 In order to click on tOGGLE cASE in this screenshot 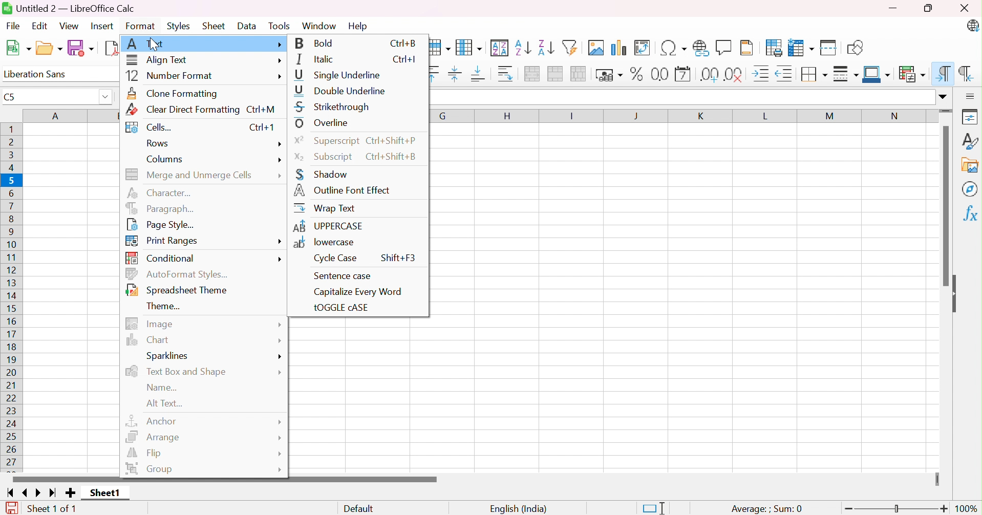, I will do `click(341, 308)`.